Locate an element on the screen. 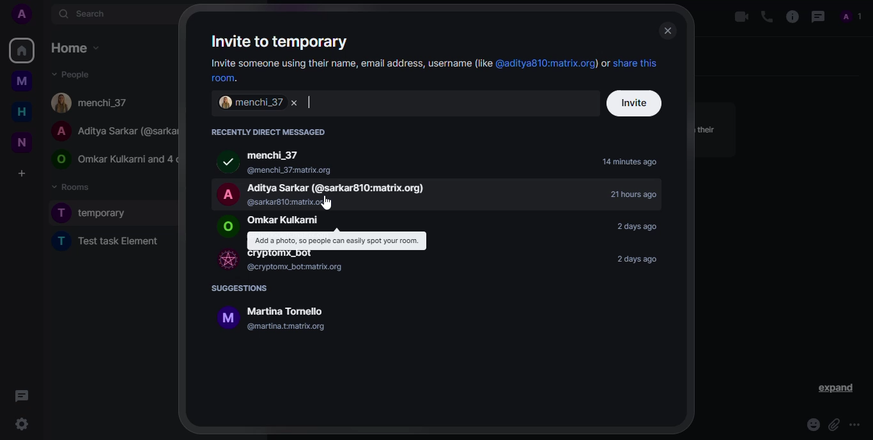 The height and width of the screenshot is (440, 873). close is located at coordinates (667, 29).